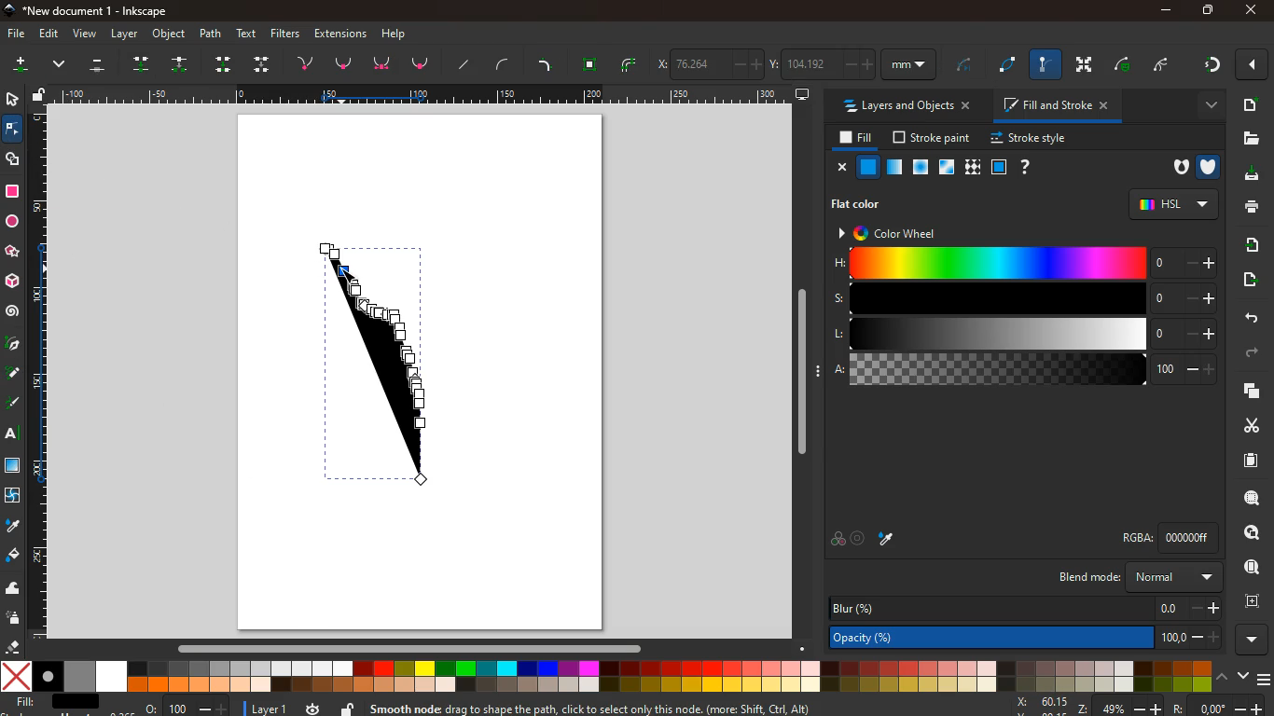 The image size is (1274, 716). Describe the element at coordinates (1253, 355) in the screenshot. I see `forward` at that location.